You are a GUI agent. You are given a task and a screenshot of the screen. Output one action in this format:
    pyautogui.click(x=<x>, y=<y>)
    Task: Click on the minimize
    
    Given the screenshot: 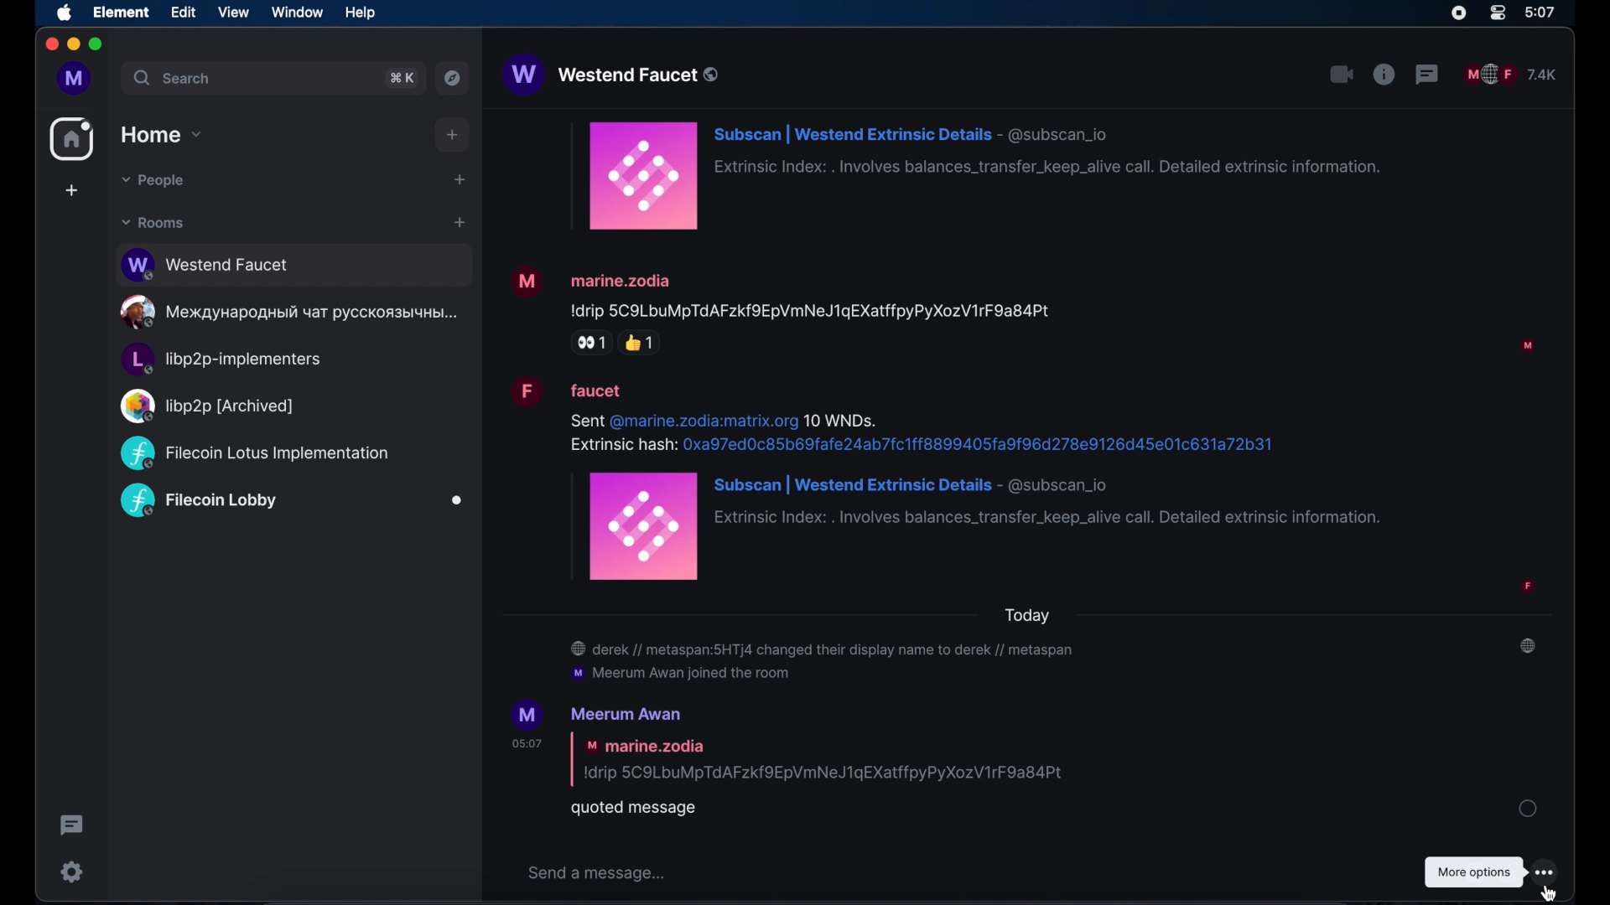 What is the action you would take?
    pyautogui.click(x=73, y=44)
    